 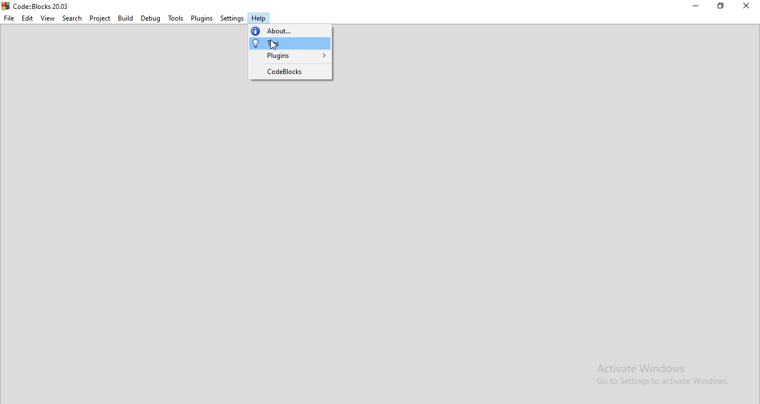 I want to click on Tools , so click(x=175, y=18).